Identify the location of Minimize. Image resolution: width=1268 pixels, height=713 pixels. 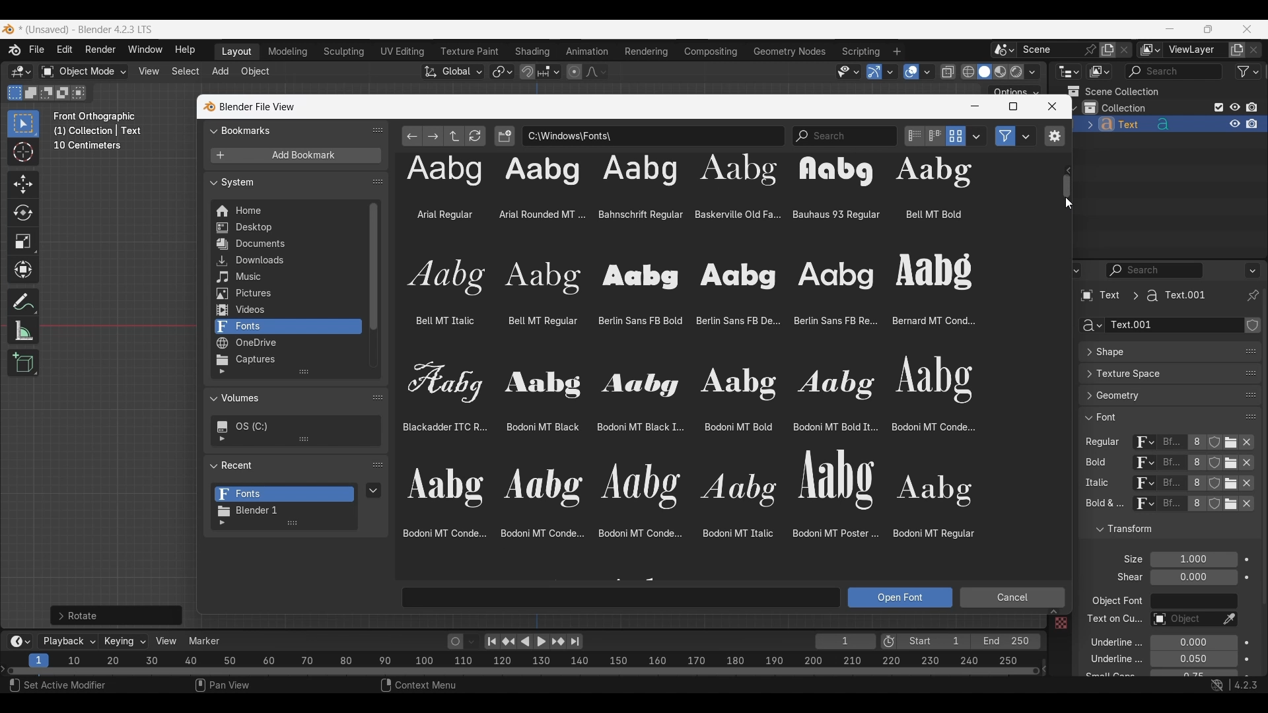
(1170, 28).